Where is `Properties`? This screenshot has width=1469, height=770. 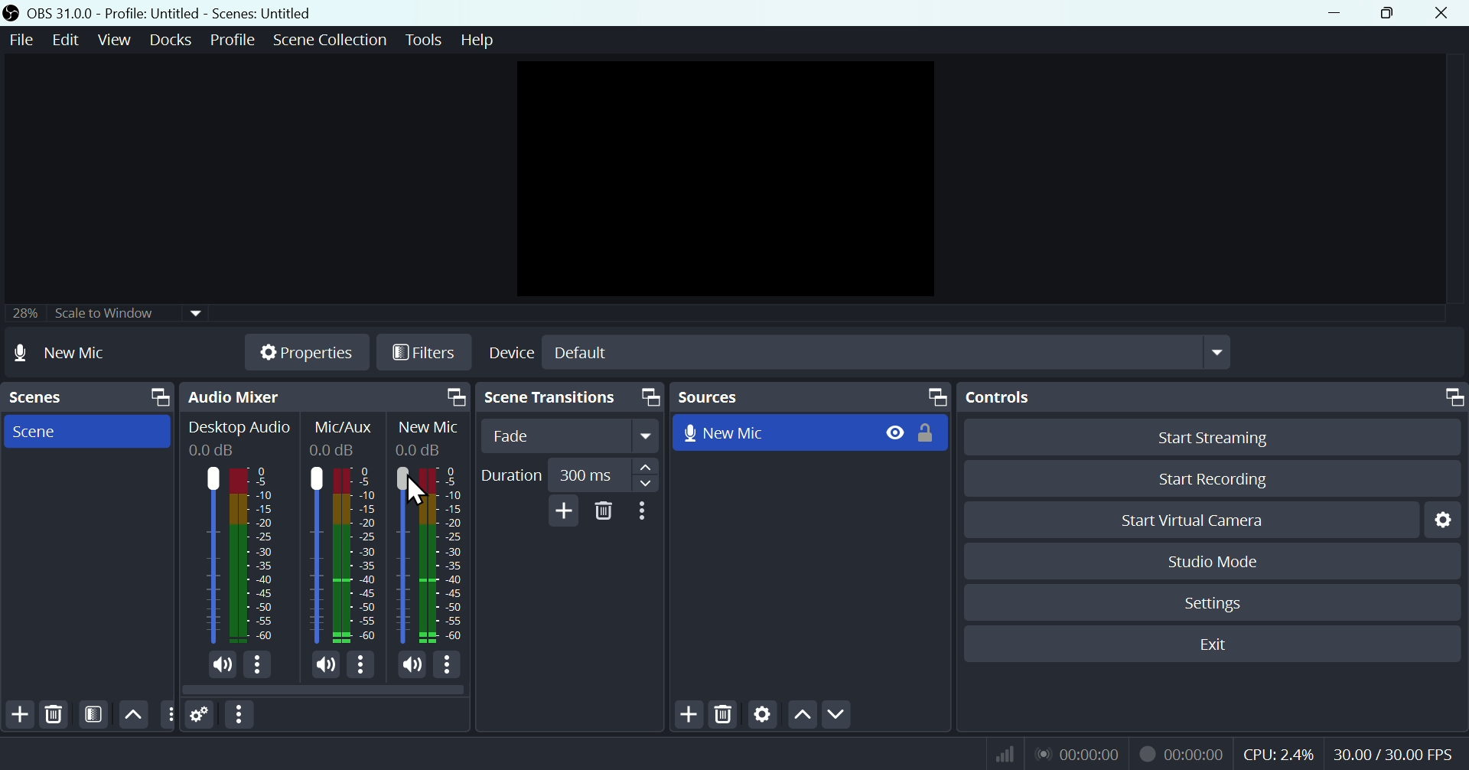 Properties is located at coordinates (305, 352).